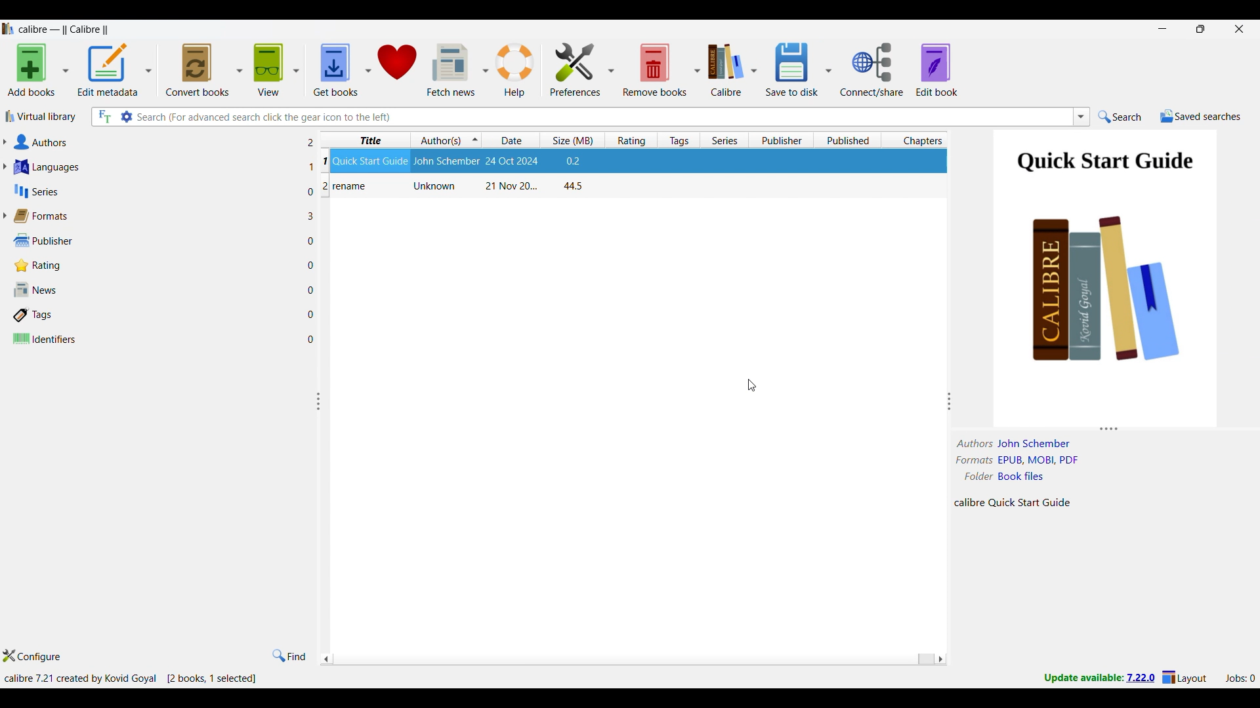  Describe the element at coordinates (798, 69) in the screenshot. I see `Save to disk and other save options` at that location.